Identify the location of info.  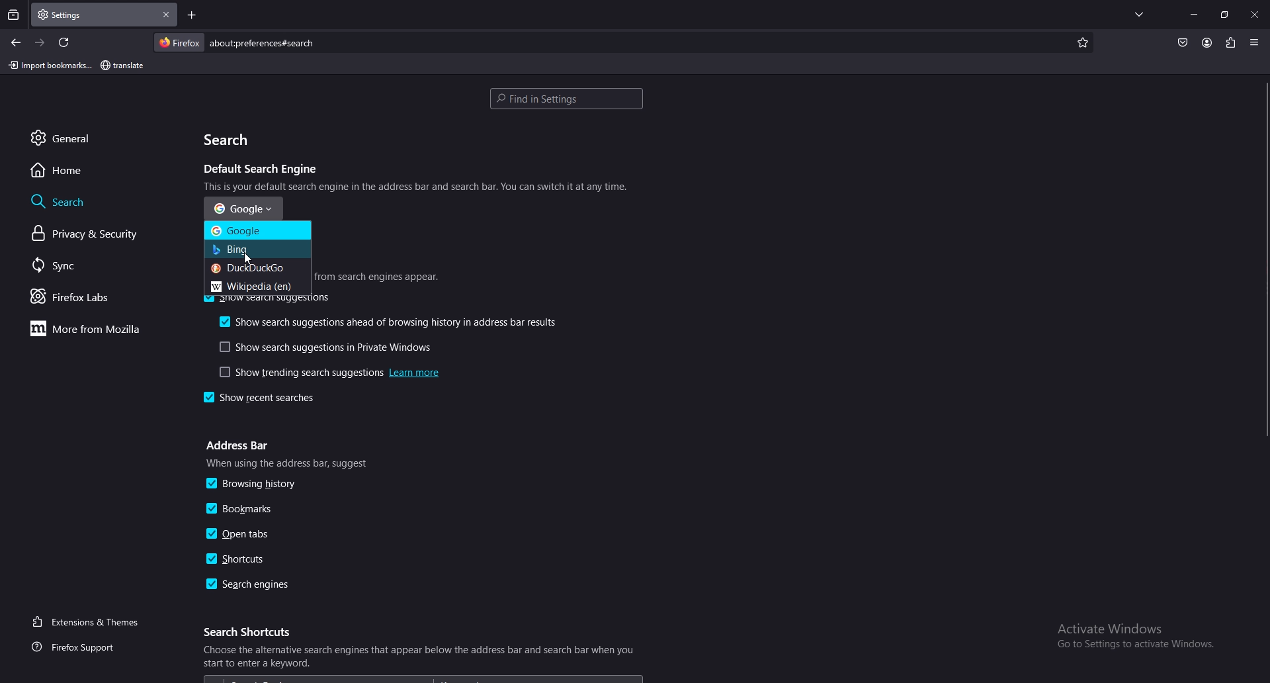
(417, 186).